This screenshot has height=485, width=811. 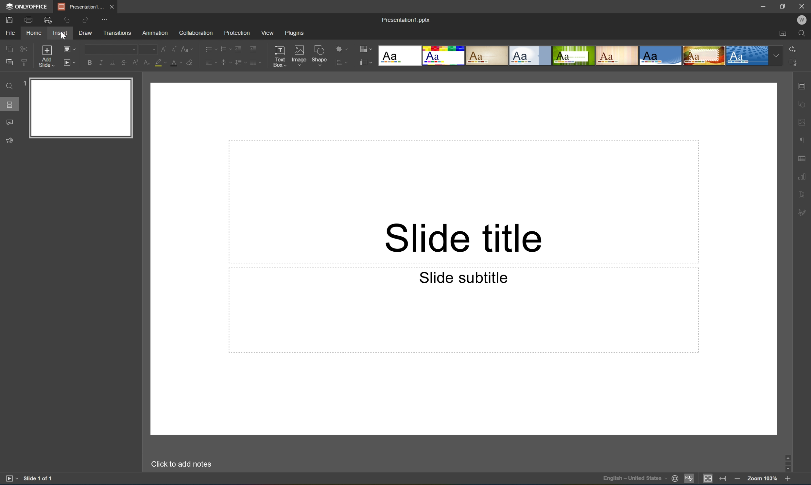 What do you see at coordinates (10, 48) in the screenshot?
I see `Copy` at bounding box center [10, 48].